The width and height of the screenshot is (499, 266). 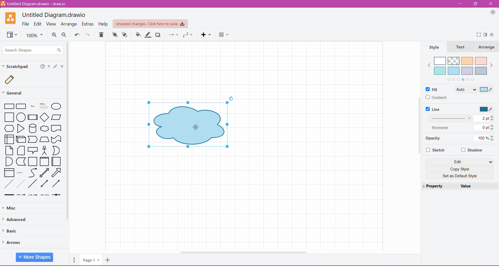 I want to click on Close, so click(x=63, y=67).